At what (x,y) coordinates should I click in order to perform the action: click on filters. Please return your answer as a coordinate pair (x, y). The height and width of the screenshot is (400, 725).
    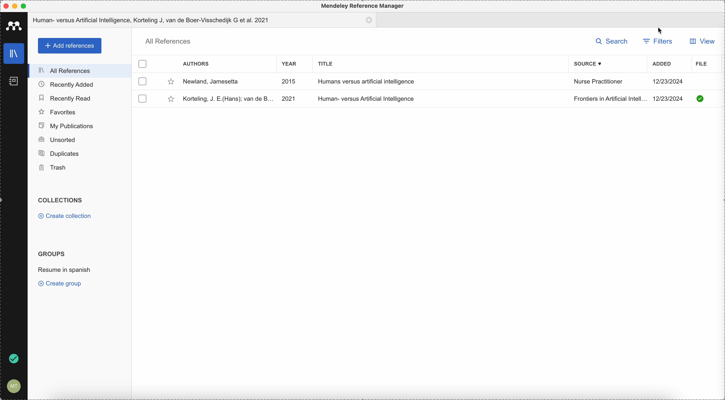
    Looking at the image, I should click on (656, 41).